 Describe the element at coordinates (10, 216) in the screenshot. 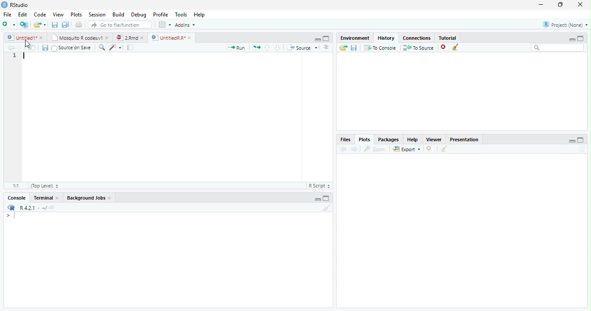

I see `New line` at that location.